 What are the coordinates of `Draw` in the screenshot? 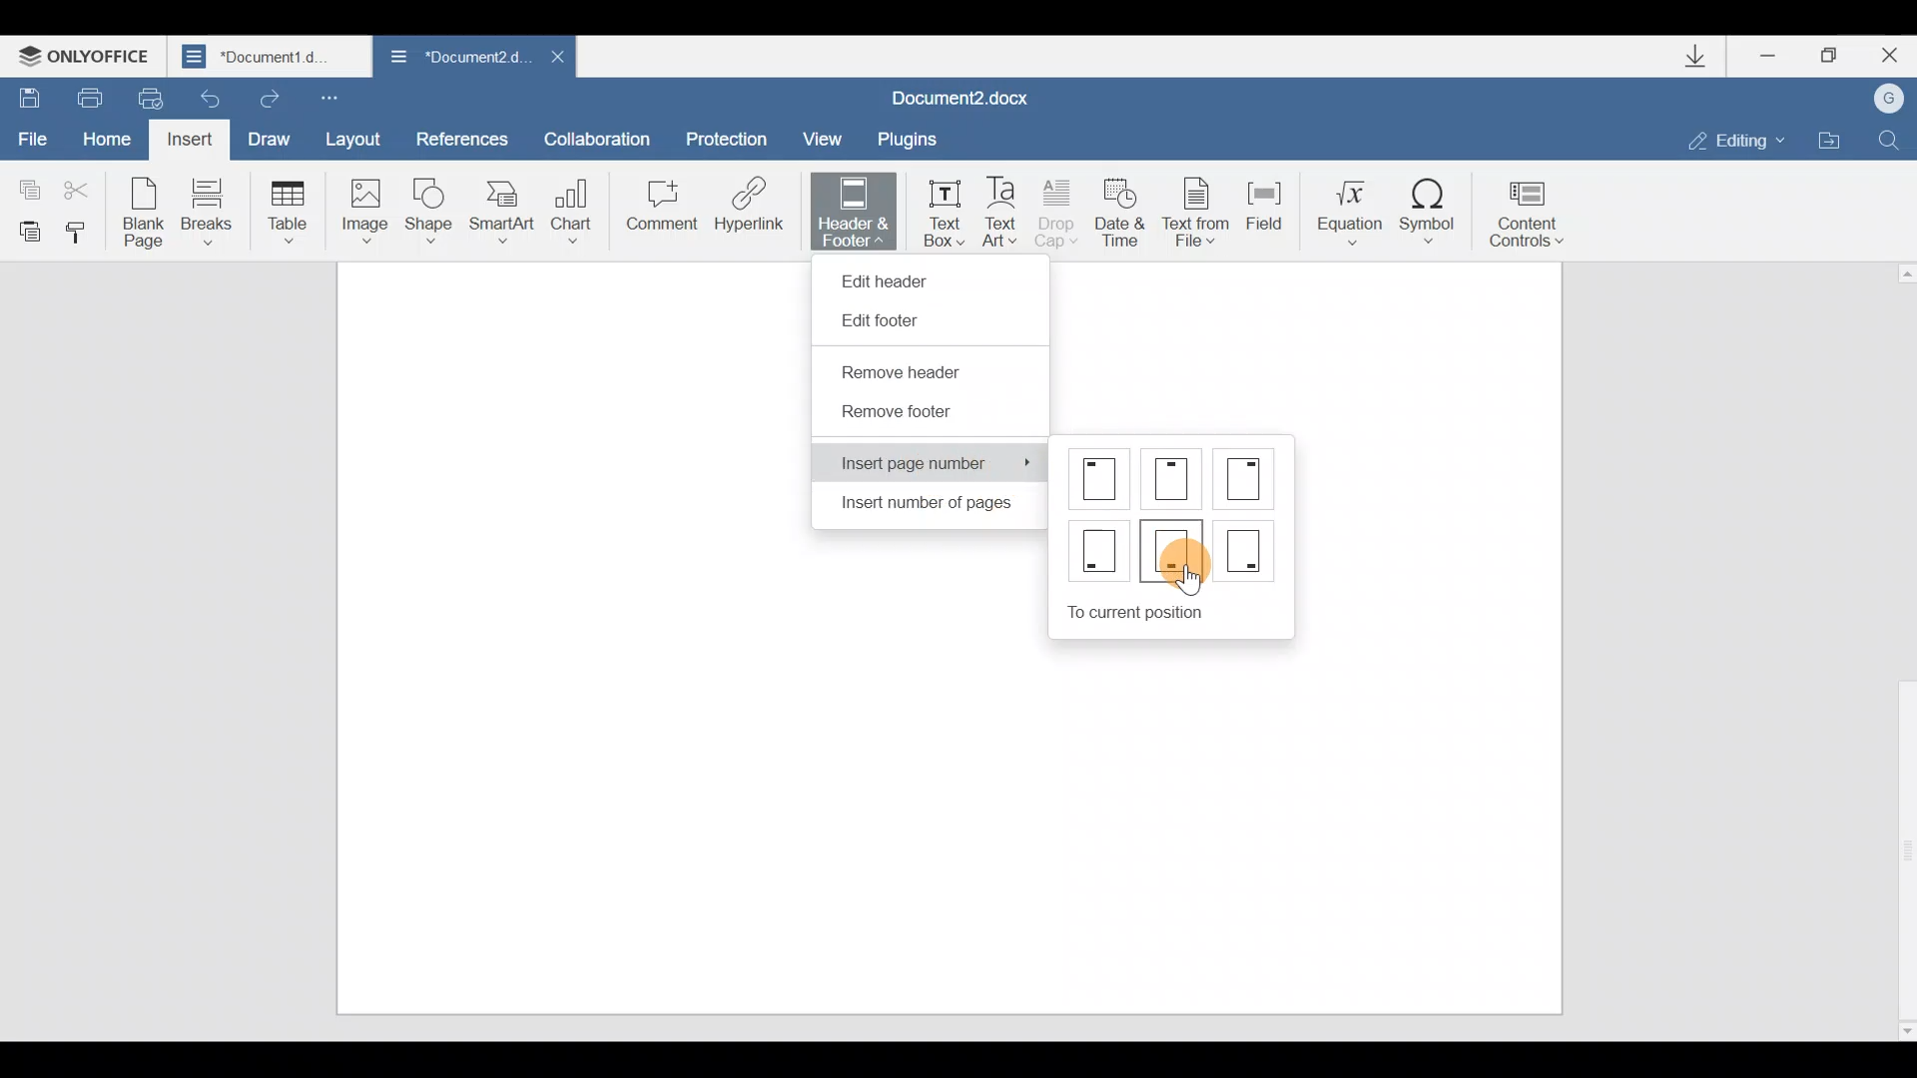 It's located at (275, 137).